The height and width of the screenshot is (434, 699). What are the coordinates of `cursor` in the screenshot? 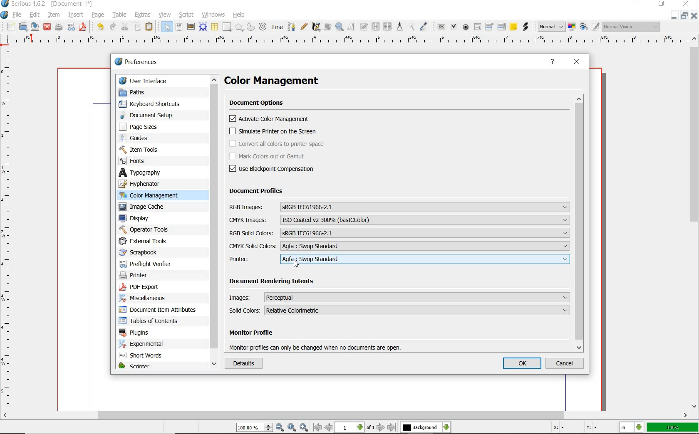 It's located at (296, 264).